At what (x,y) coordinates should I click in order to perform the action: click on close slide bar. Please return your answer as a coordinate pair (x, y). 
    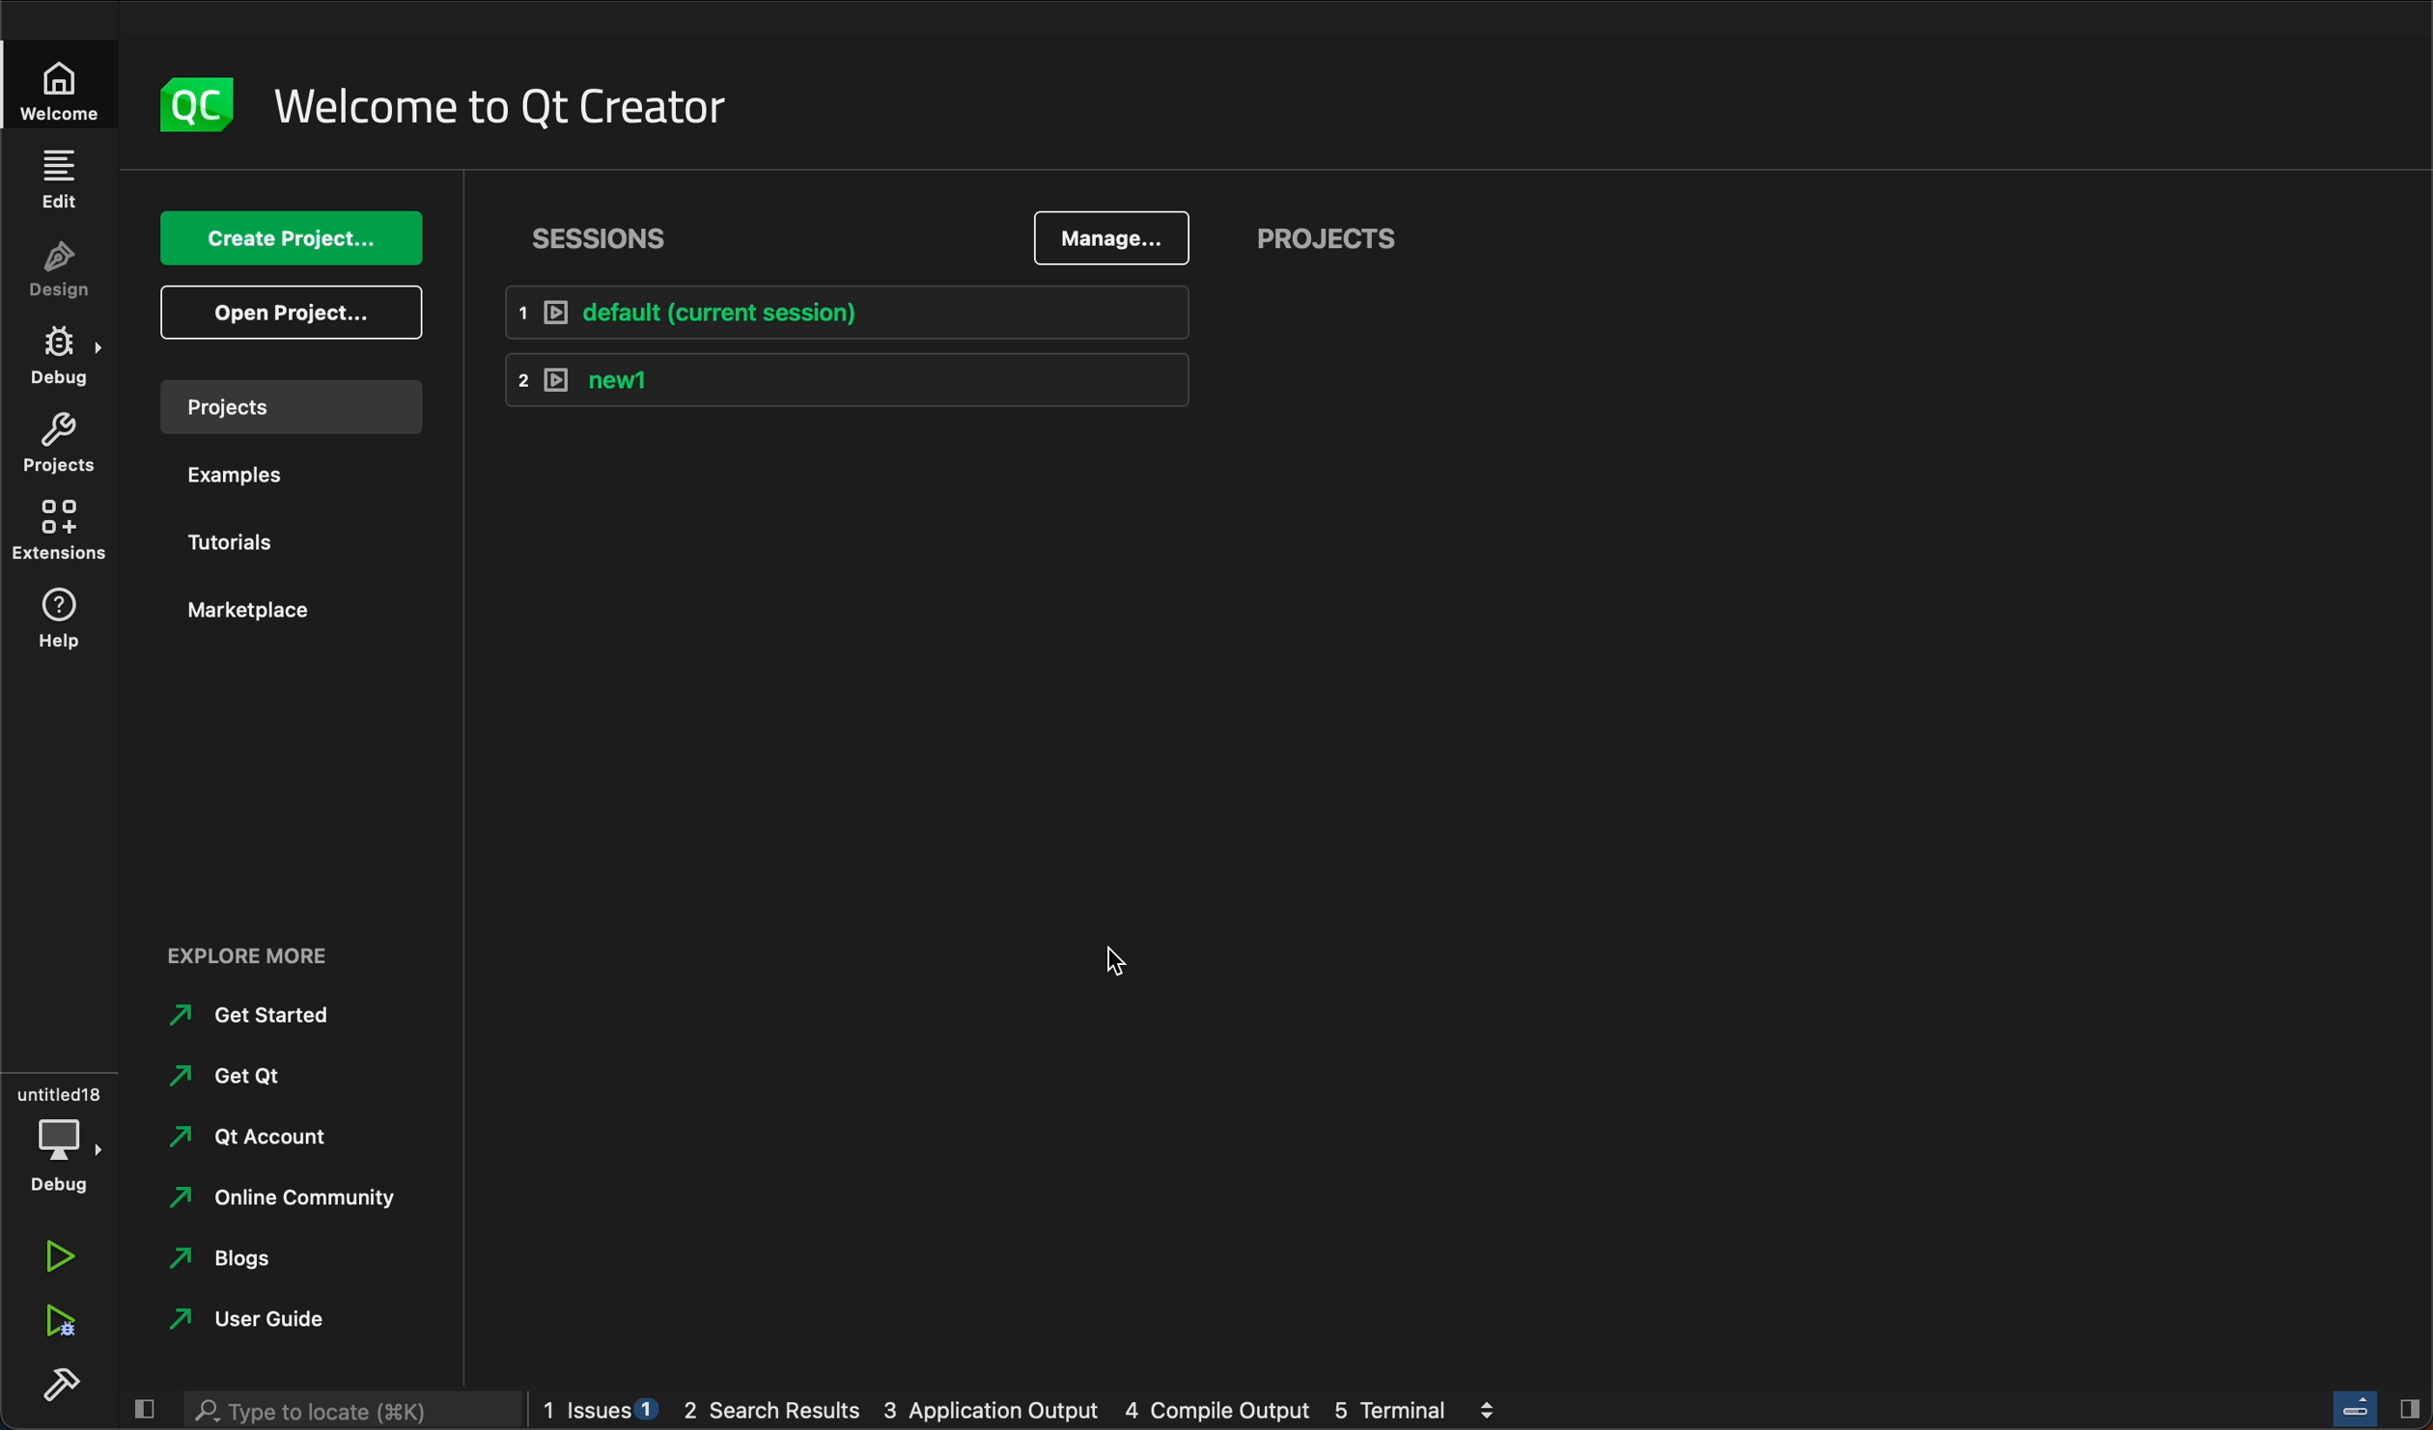
    Looking at the image, I should click on (2365, 1408).